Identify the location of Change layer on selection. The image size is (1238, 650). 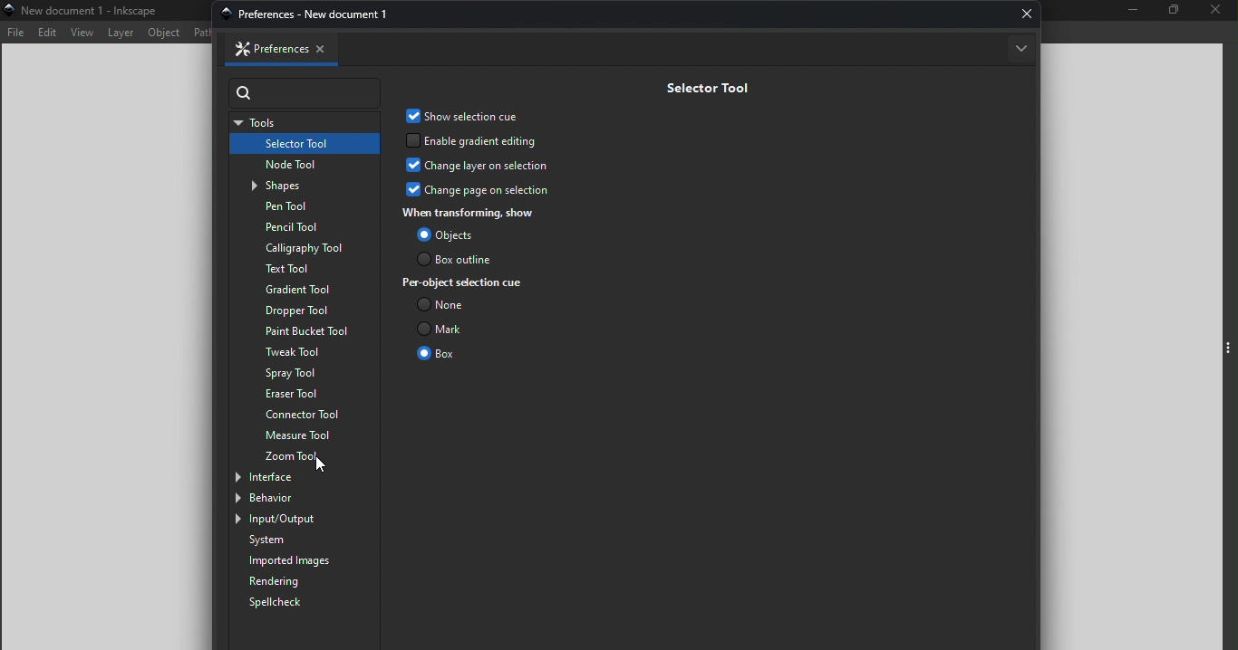
(482, 166).